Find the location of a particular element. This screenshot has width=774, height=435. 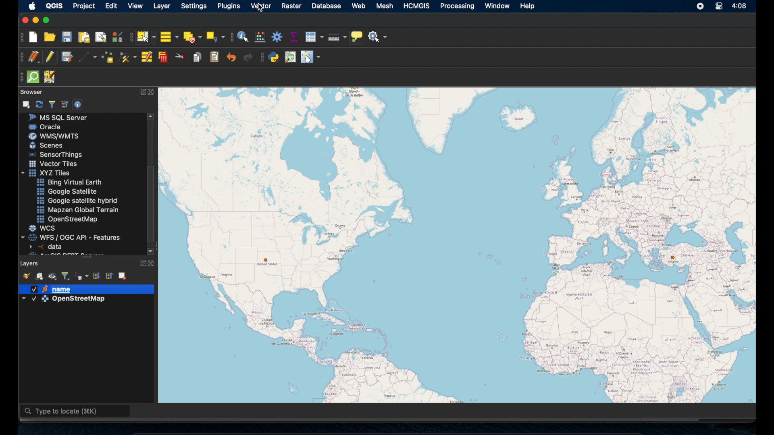

deselect features form all layers is located at coordinates (193, 37).